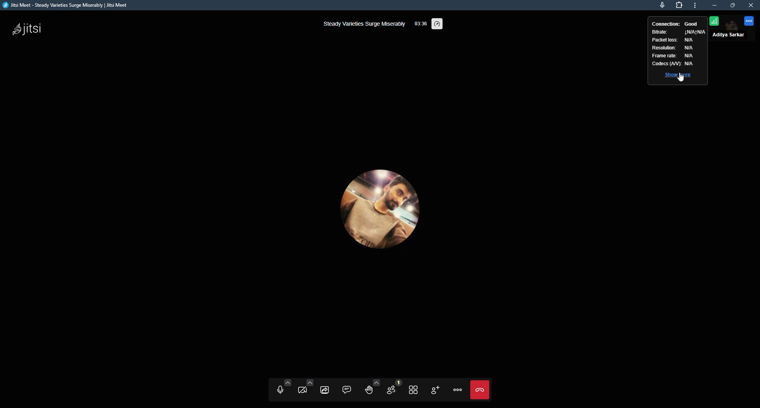 Image resolution: width=760 pixels, height=408 pixels. Describe the element at coordinates (392, 388) in the screenshot. I see `participants` at that location.